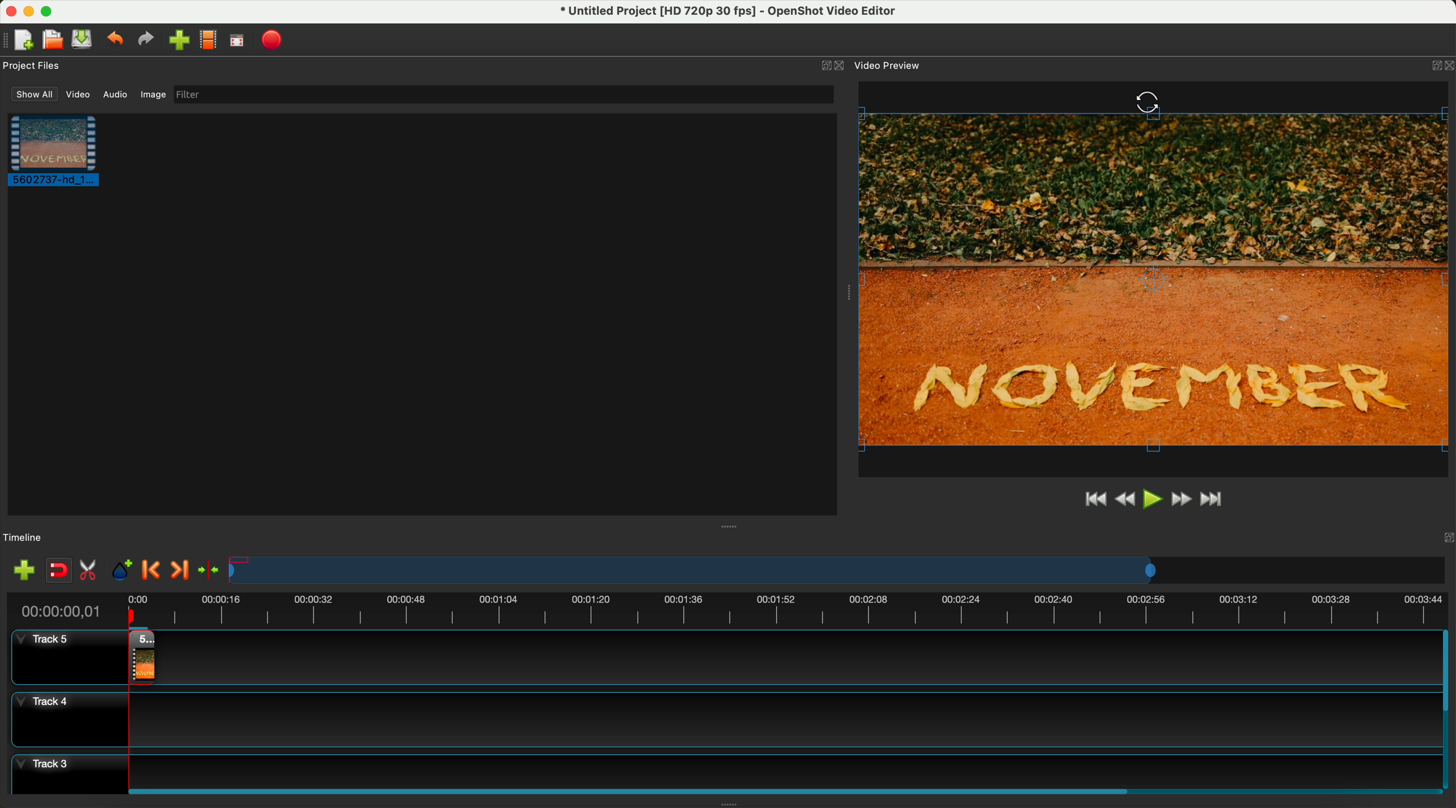 This screenshot has width=1456, height=808. Describe the element at coordinates (116, 40) in the screenshot. I see `undo` at that location.